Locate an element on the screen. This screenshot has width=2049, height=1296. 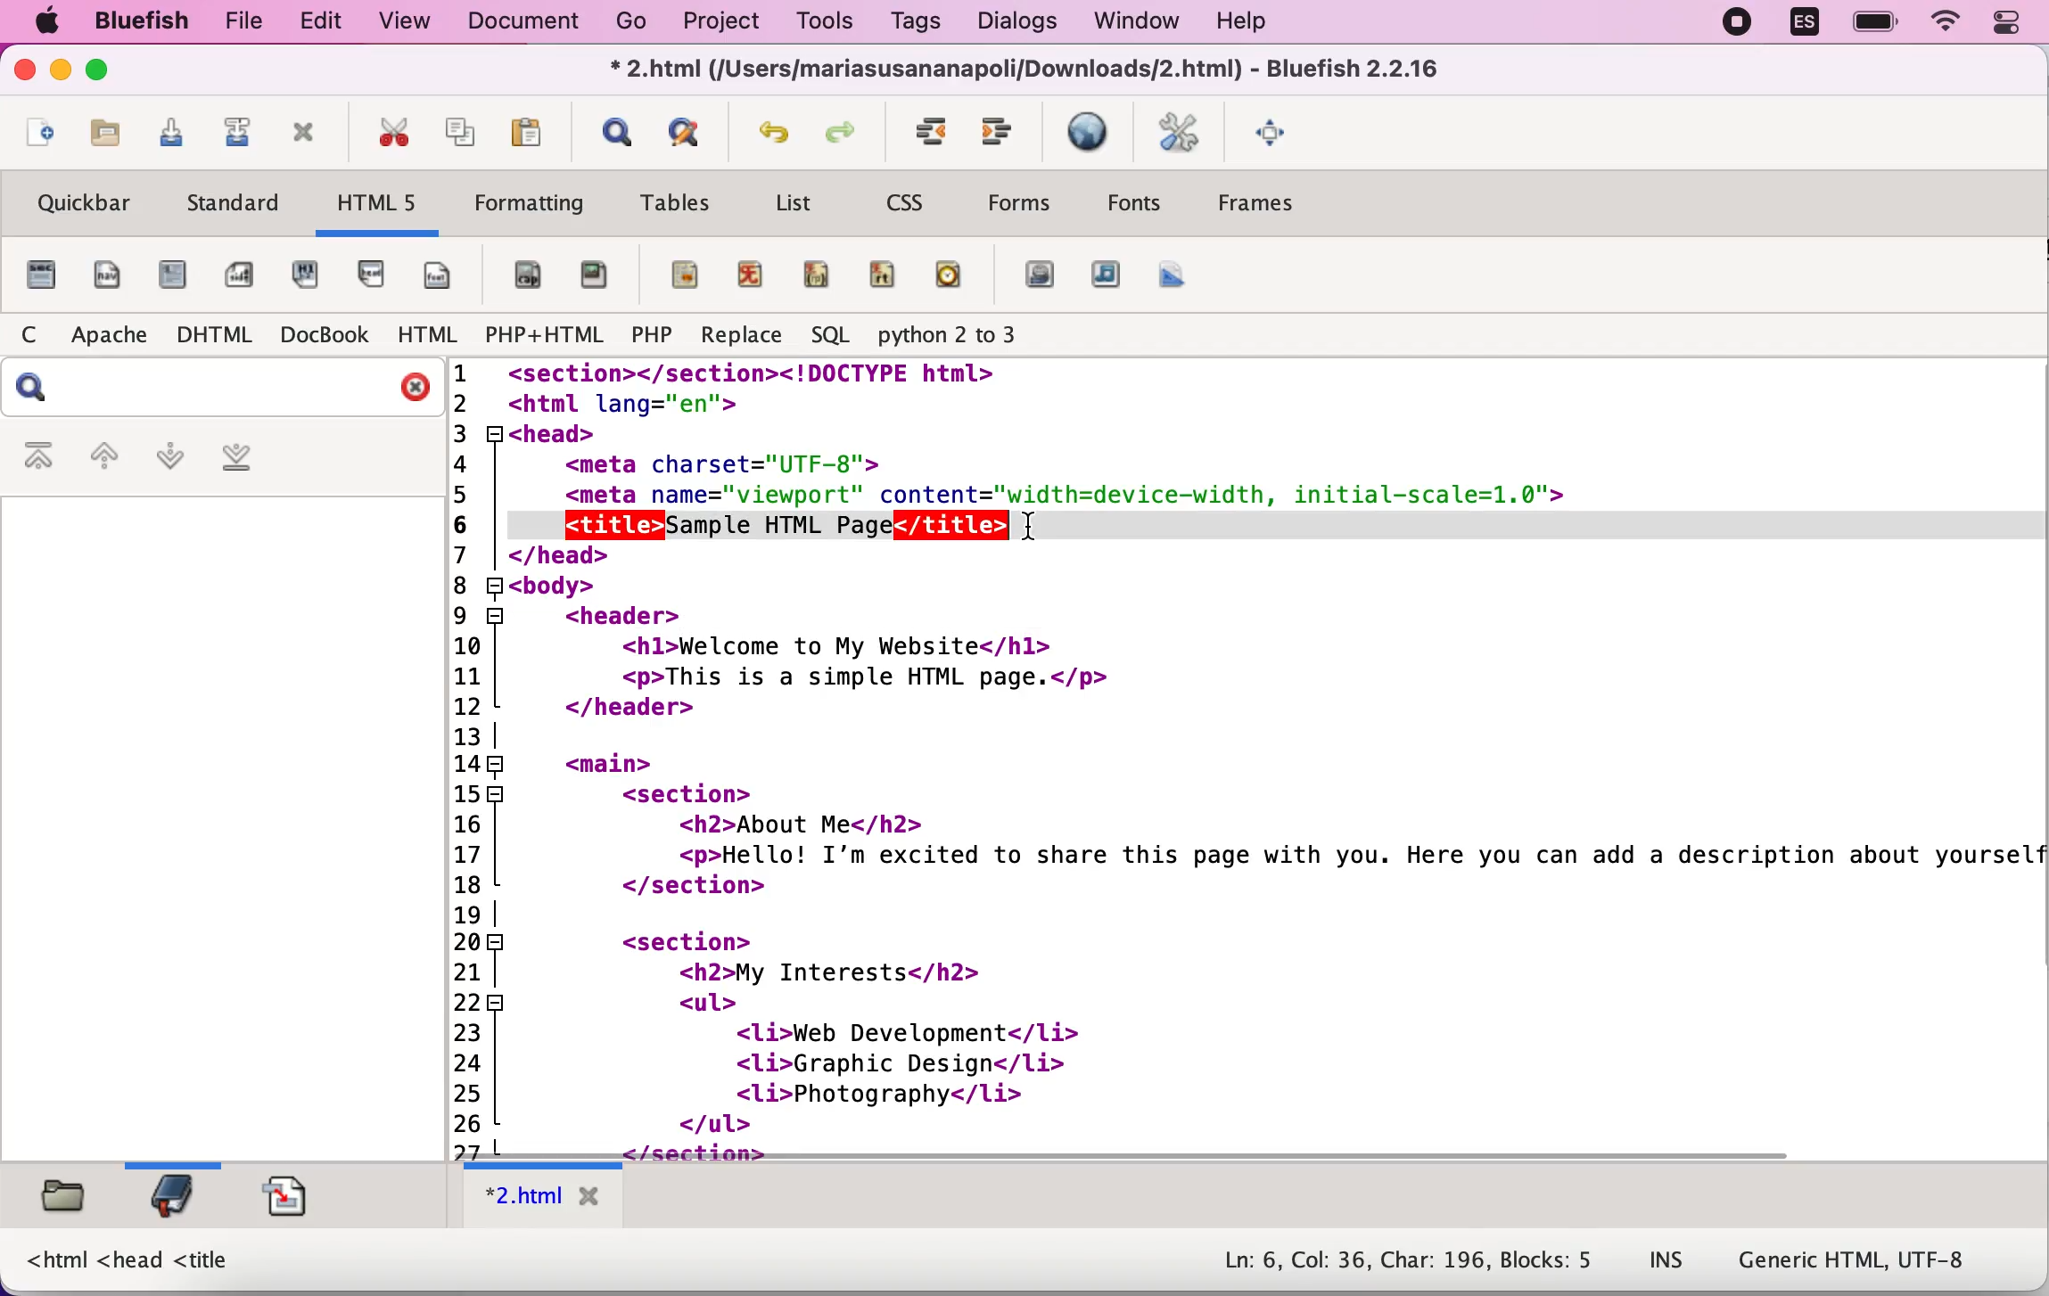
HTML code for a webpage about a person describing their interests in a list format. Their hobbies include web development, graphic design, and photography. is located at coordinates (1249, 750).